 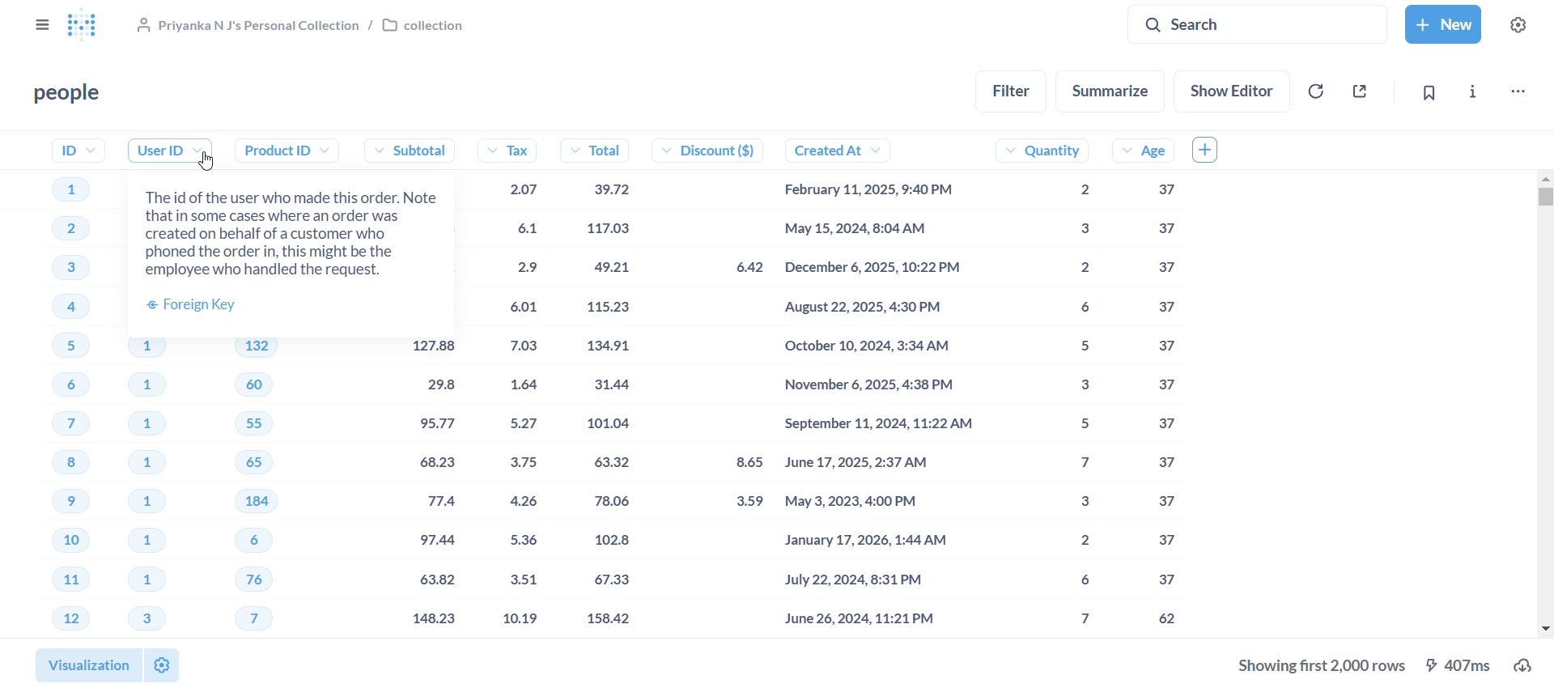 What do you see at coordinates (206, 159) in the screenshot?
I see `Cursor` at bounding box center [206, 159].